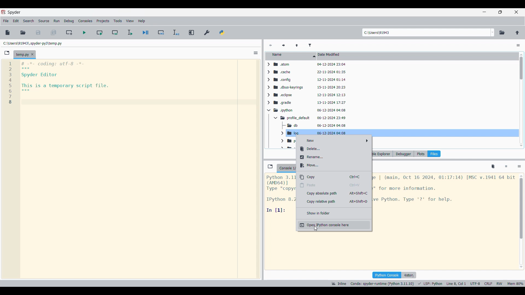  What do you see at coordinates (334, 194) in the screenshot?
I see `Copy absolute path` at bounding box center [334, 194].